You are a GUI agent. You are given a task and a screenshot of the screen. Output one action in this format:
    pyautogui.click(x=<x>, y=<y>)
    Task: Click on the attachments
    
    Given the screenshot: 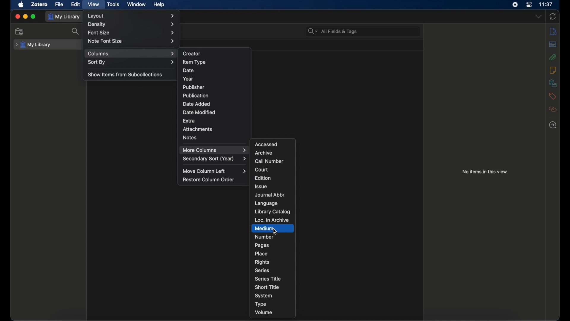 What is the action you would take?
    pyautogui.click(x=199, y=129)
    